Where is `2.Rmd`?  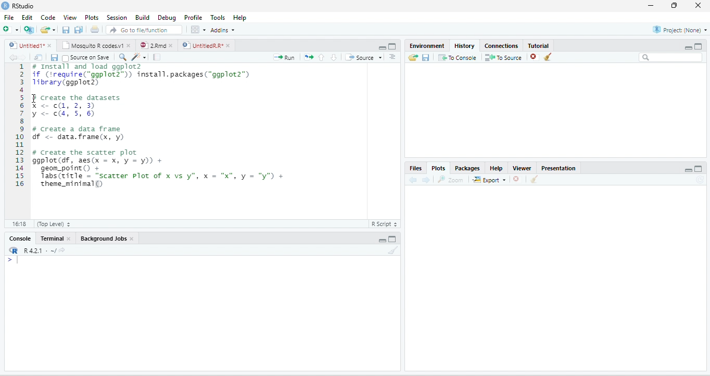
2.Rmd is located at coordinates (152, 45).